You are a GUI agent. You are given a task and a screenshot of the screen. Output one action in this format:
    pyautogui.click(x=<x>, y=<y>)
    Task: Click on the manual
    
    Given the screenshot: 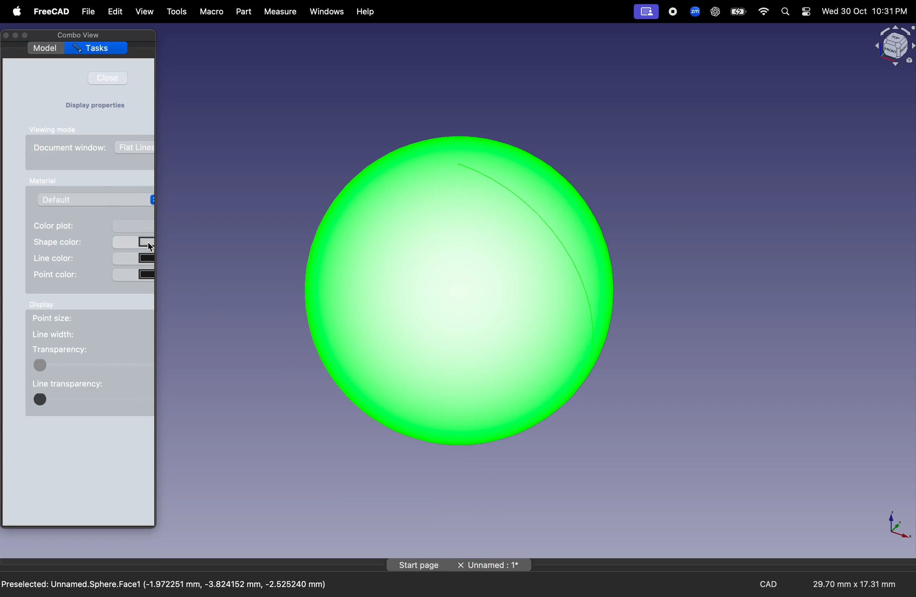 What is the action you would take?
    pyautogui.click(x=44, y=181)
    